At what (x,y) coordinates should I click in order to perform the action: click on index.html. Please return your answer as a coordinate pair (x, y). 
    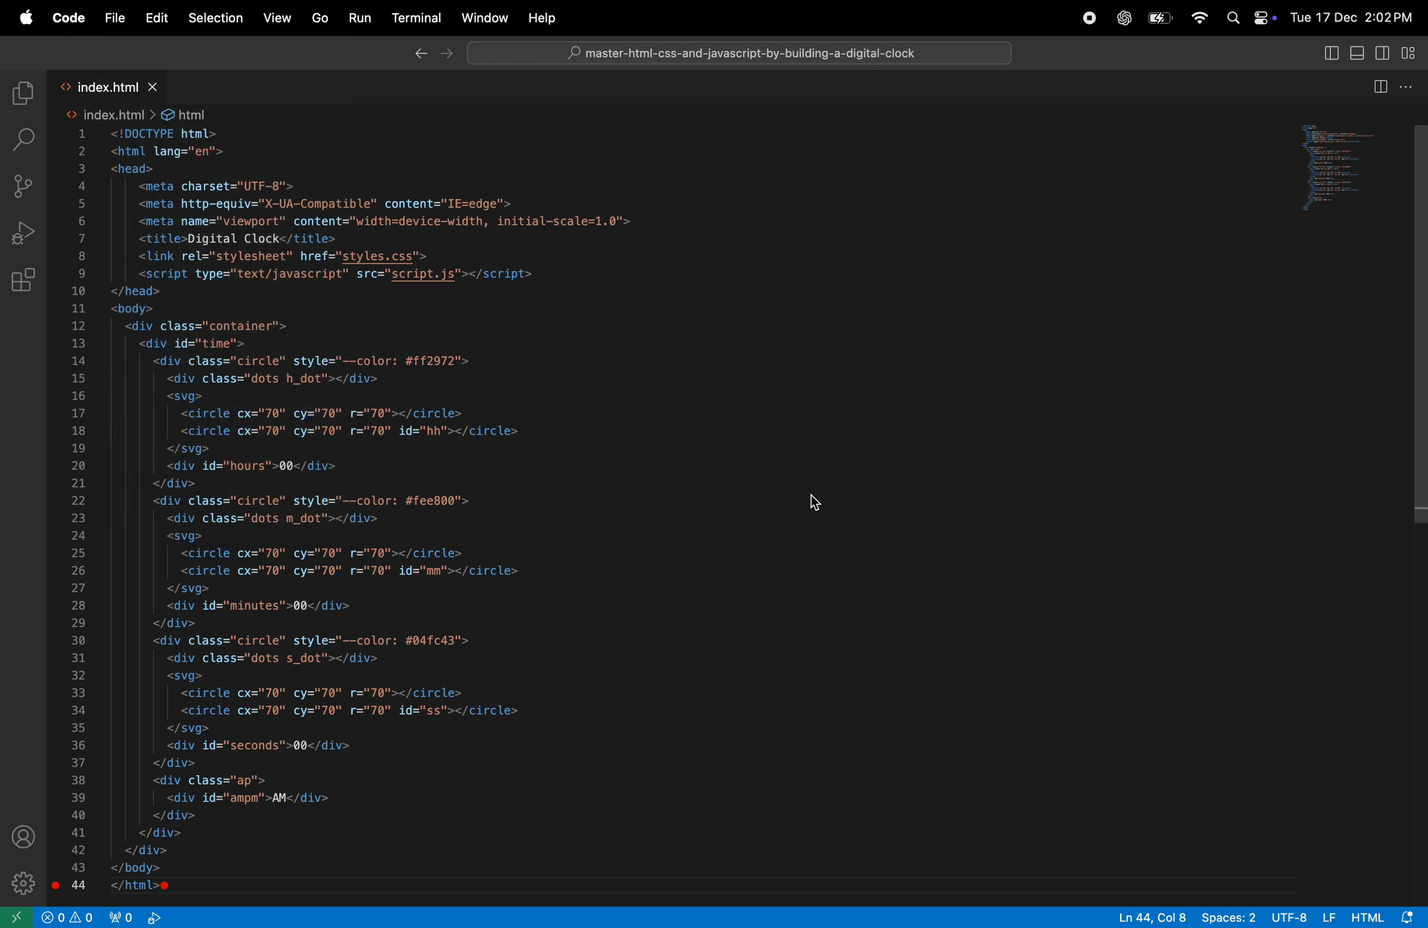
    Looking at the image, I should click on (100, 86).